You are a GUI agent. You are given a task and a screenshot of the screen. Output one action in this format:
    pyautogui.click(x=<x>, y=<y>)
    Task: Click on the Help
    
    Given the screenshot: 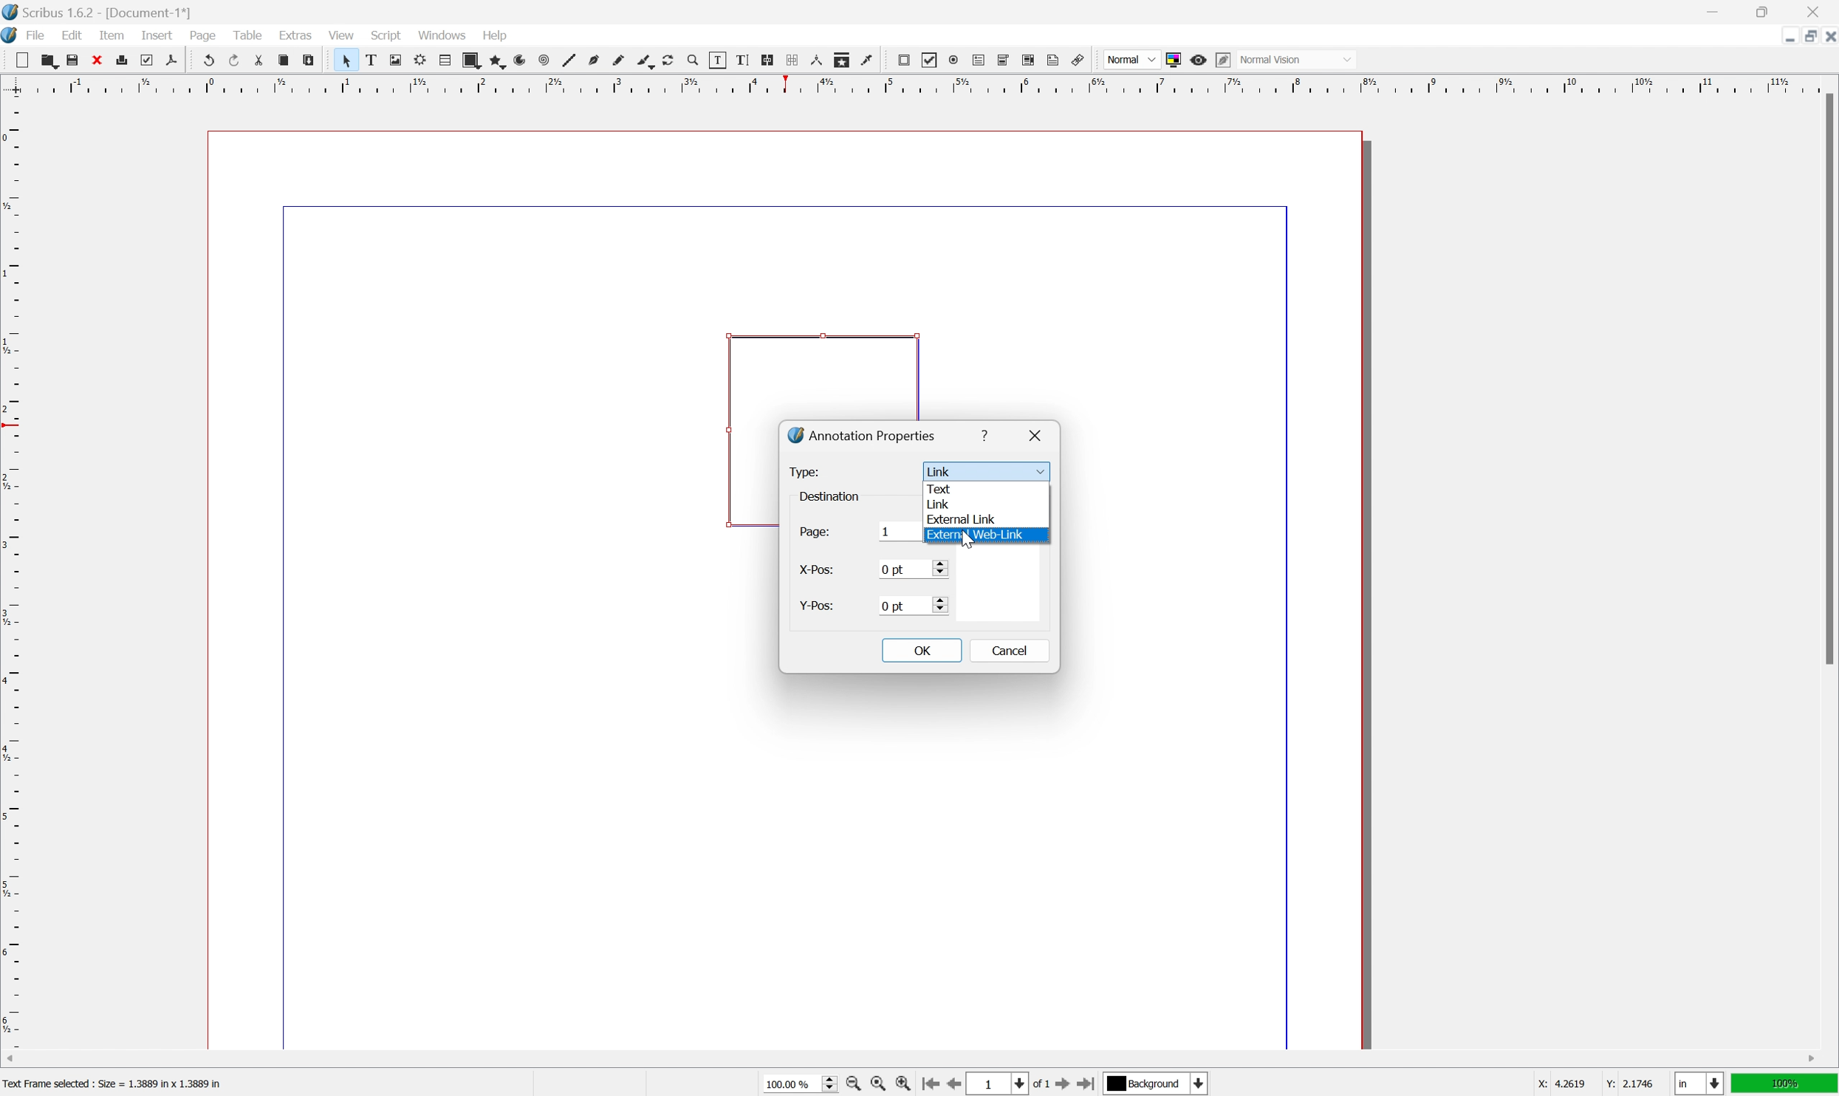 What is the action you would take?
    pyautogui.click(x=497, y=36)
    